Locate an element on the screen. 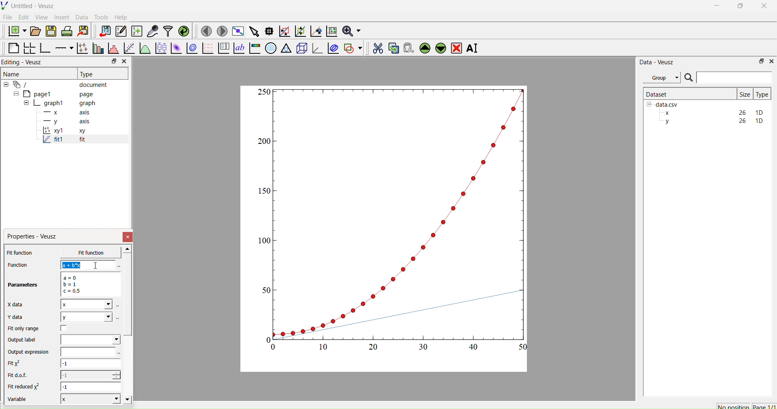 This screenshot has height=409, width=777. Restore Down is located at coordinates (759, 61).